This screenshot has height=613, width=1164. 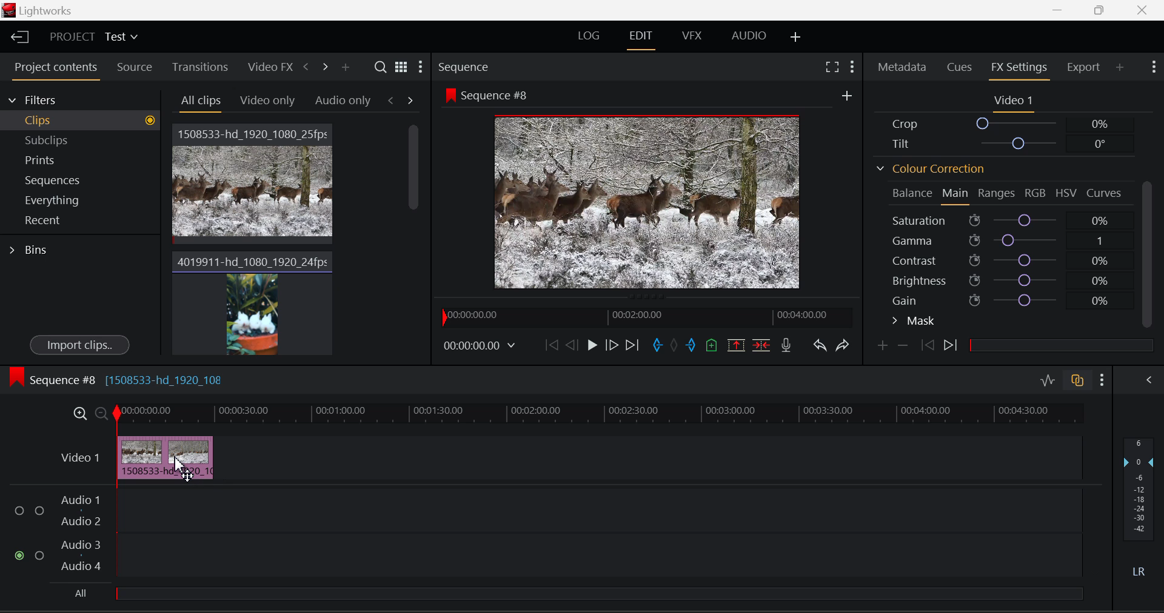 What do you see at coordinates (1101, 10) in the screenshot?
I see `Minimize` at bounding box center [1101, 10].